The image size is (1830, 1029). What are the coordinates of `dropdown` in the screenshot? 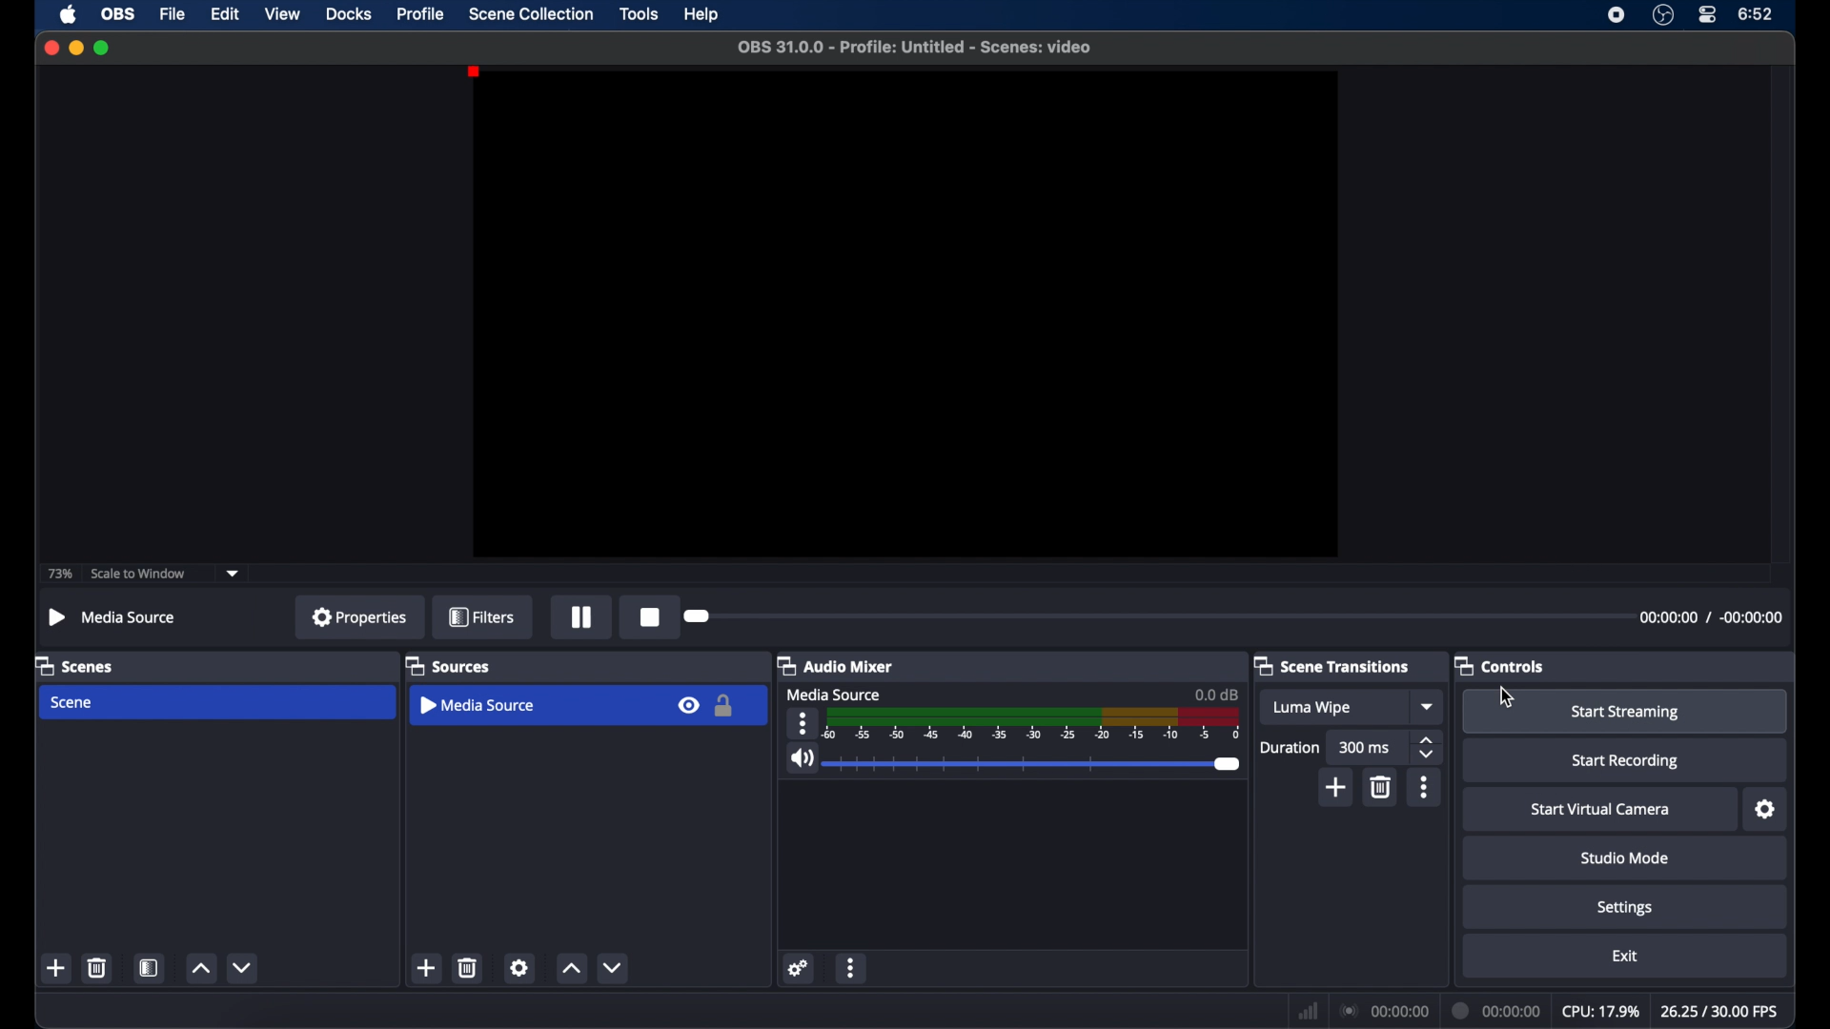 It's located at (235, 574).